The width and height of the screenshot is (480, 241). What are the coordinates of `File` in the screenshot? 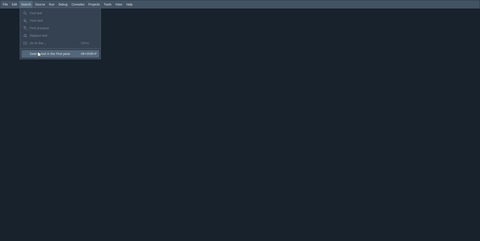 It's located at (5, 4).